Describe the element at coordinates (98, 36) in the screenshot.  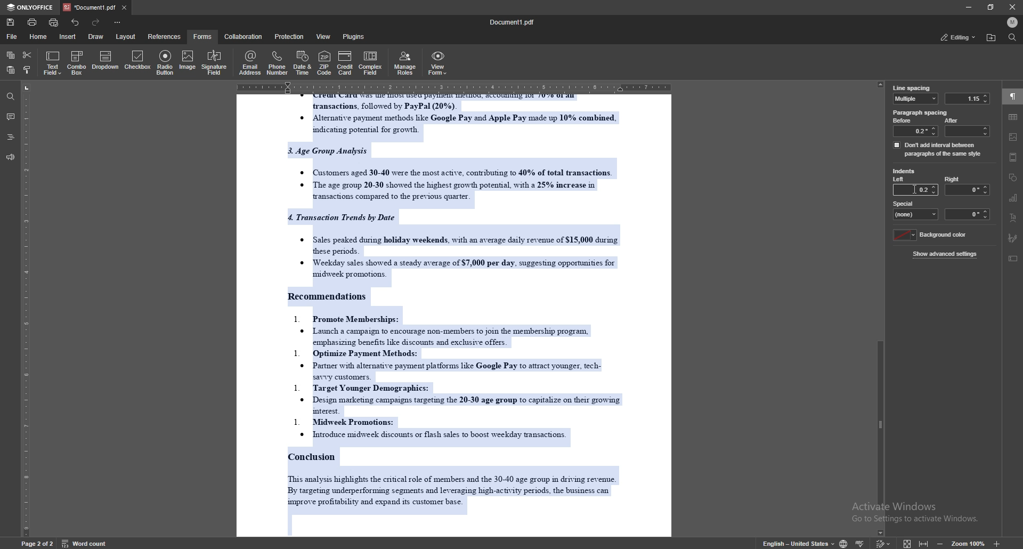
I see `draw` at that location.